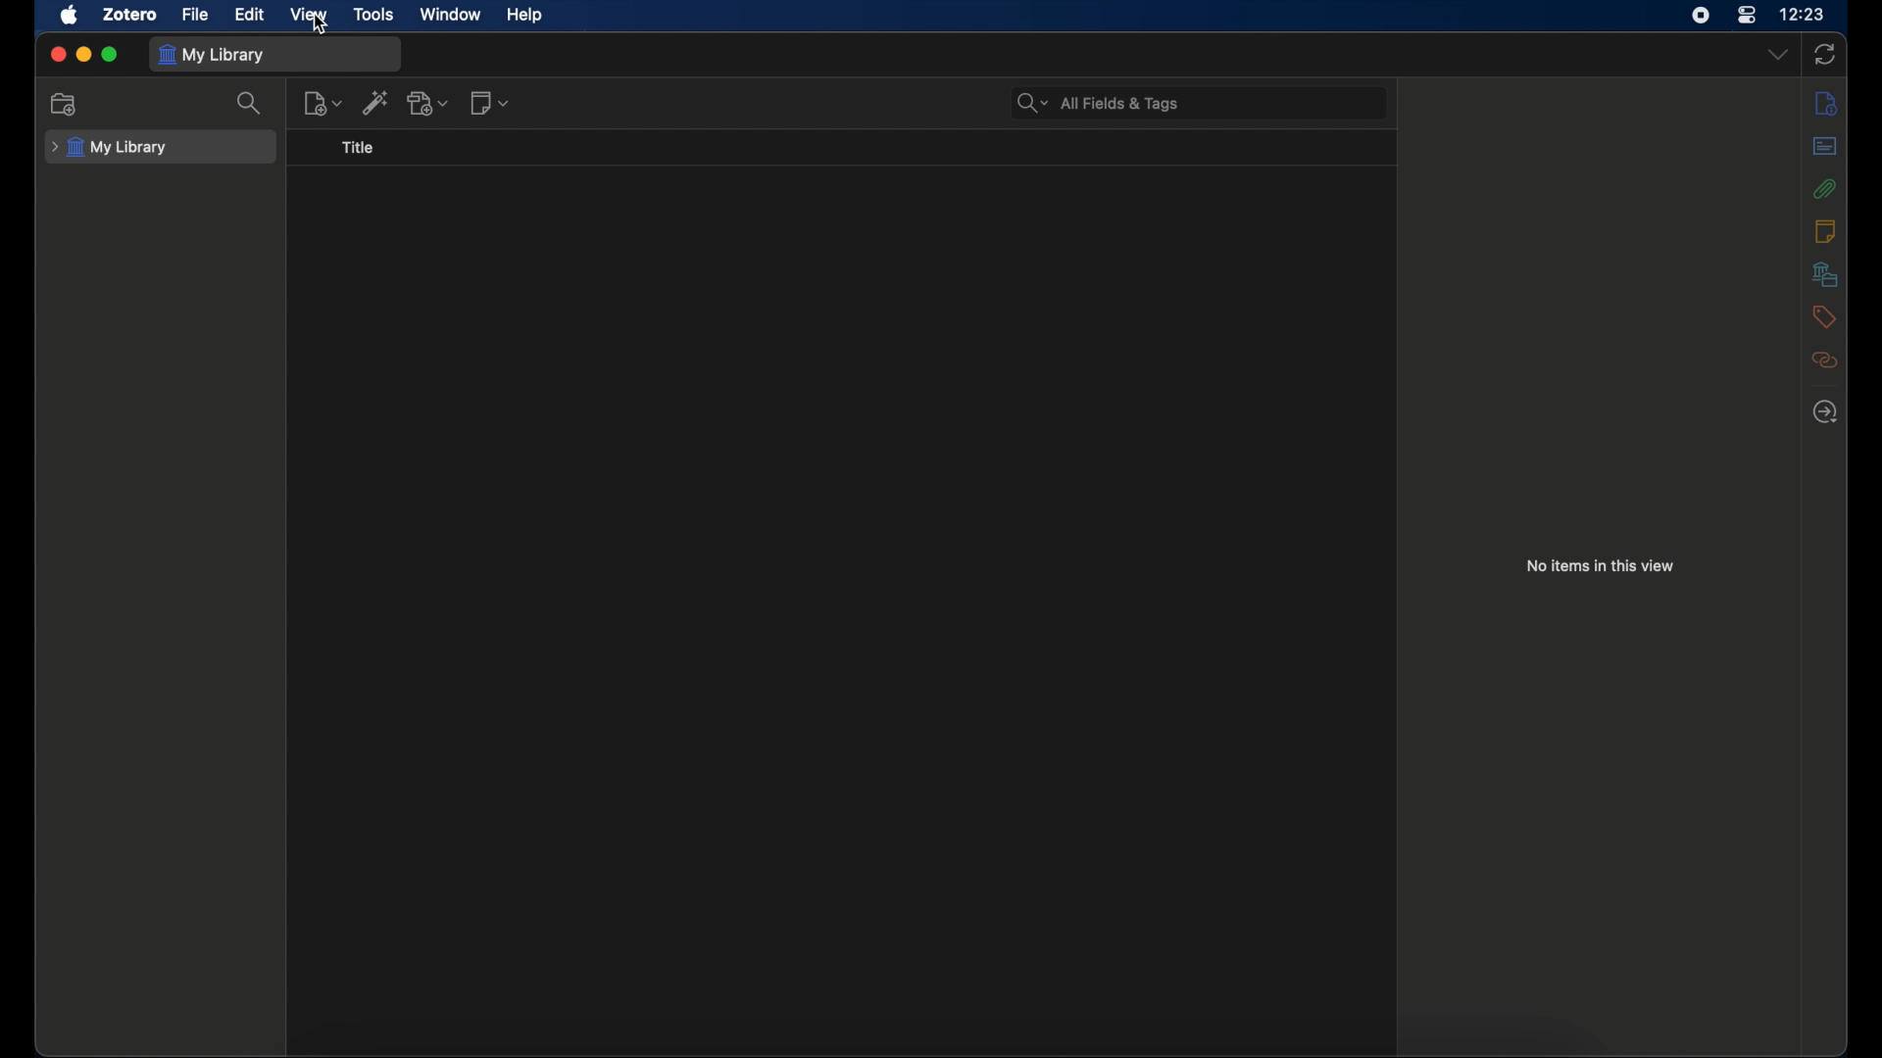 The height and width of the screenshot is (1058, 1882). I want to click on maximize, so click(111, 54).